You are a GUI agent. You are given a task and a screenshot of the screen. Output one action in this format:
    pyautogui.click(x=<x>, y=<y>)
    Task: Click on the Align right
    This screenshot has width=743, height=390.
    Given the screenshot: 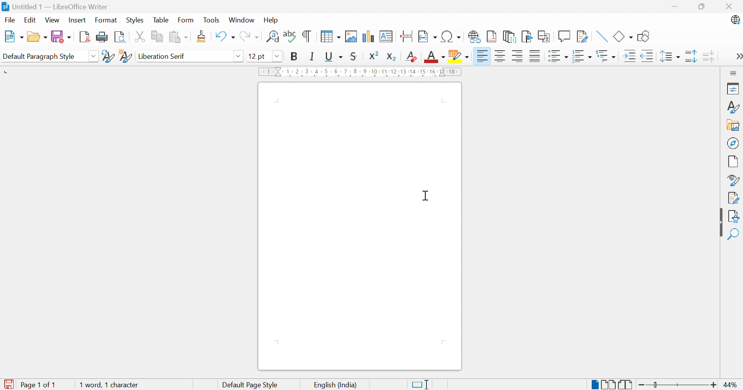 What is the action you would take?
    pyautogui.click(x=484, y=56)
    